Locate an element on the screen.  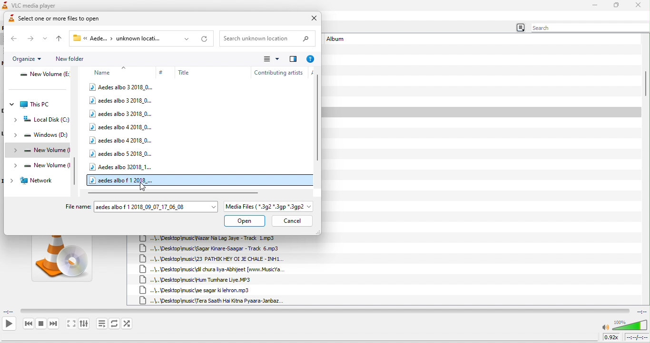
select one or more files to open is located at coordinates (67, 19).